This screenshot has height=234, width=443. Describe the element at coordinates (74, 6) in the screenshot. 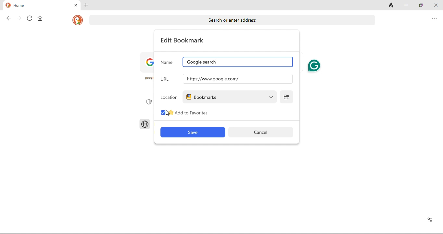

I see `close` at that location.